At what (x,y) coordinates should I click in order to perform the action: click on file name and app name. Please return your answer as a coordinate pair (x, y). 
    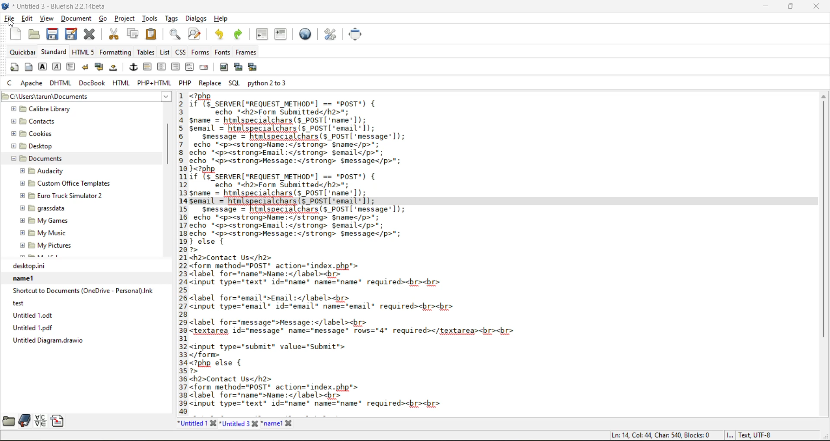
    Looking at the image, I should click on (57, 6).